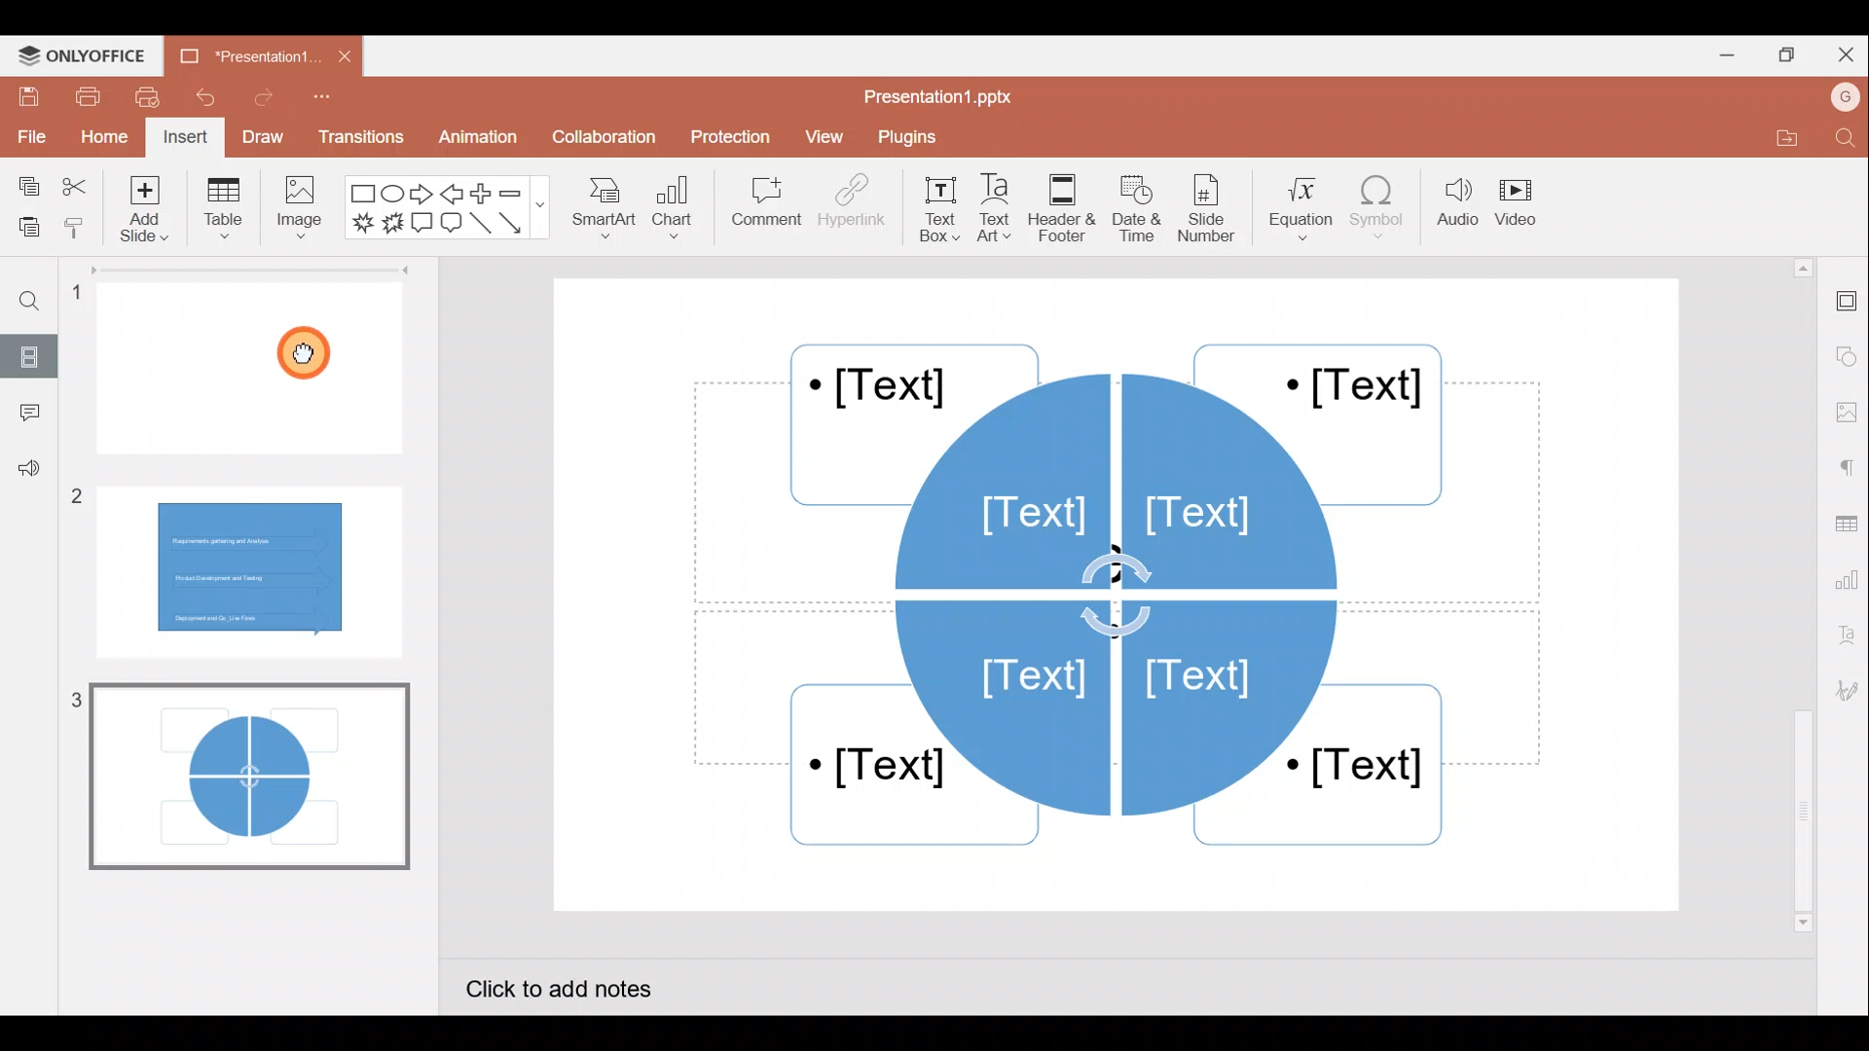 The image size is (1869, 1051). What do you see at coordinates (1845, 409) in the screenshot?
I see `Image settings` at bounding box center [1845, 409].